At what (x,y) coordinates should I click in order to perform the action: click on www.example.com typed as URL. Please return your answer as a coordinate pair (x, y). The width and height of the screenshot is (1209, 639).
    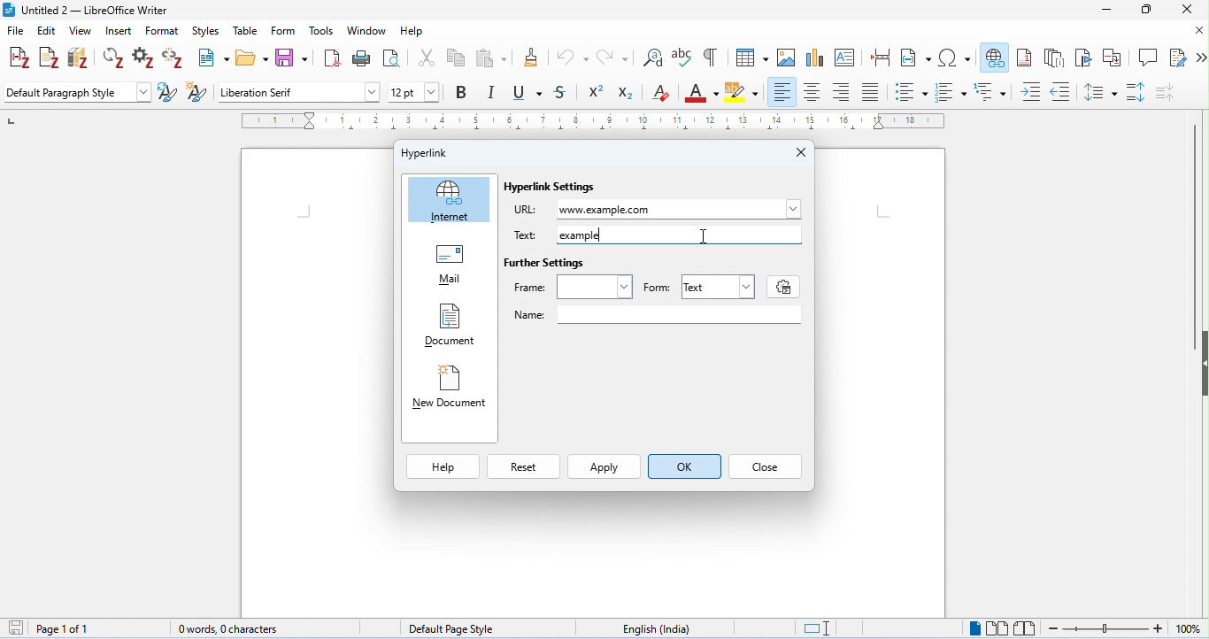
    Looking at the image, I should click on (606, 211).